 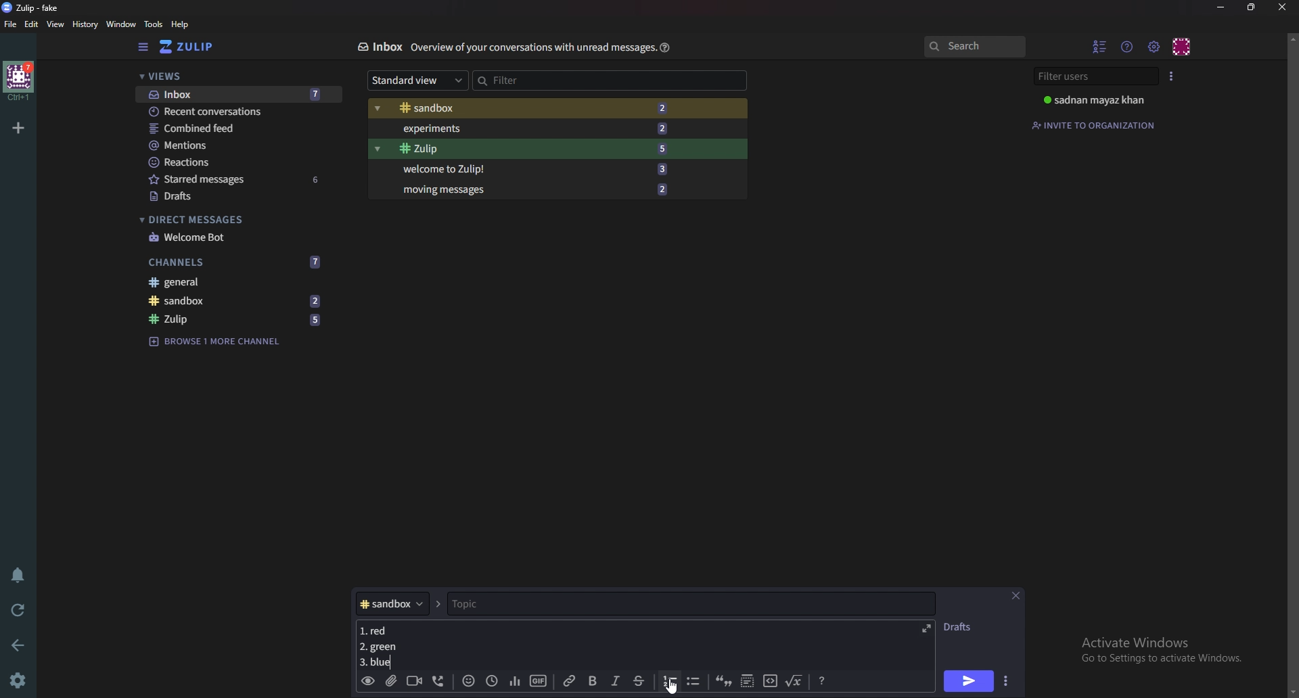 I want to click on Experiments, so click(x=534, y=128).